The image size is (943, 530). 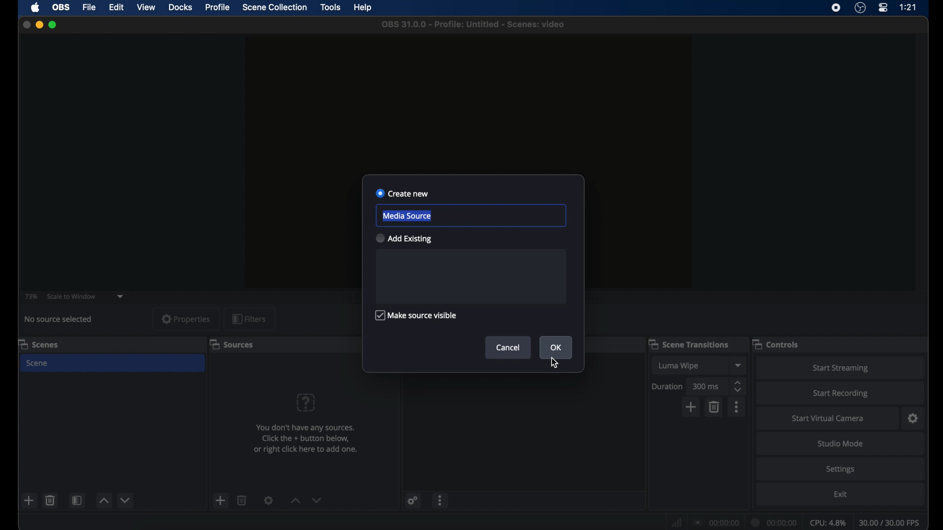 What do you see at coordinates (180, 7) in the screenshot?
I see `docks` at bounding box center [180, 7].